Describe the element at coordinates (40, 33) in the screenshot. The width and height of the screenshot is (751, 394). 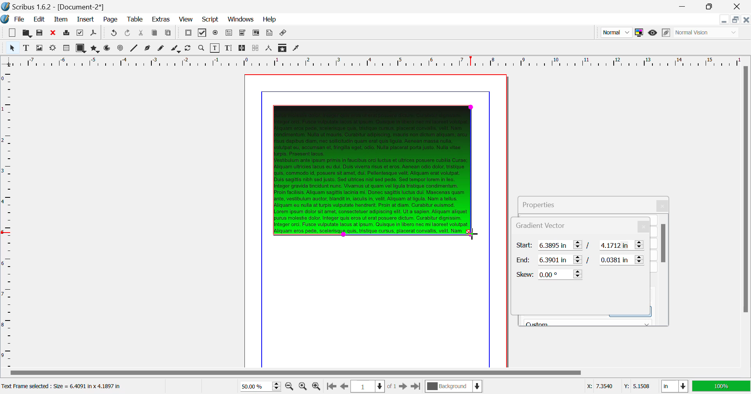
I see `Save` at that location.